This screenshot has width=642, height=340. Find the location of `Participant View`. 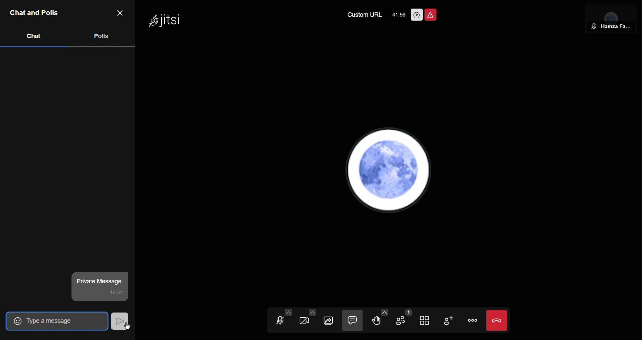

Participant View is located at coordinates (610, 16).